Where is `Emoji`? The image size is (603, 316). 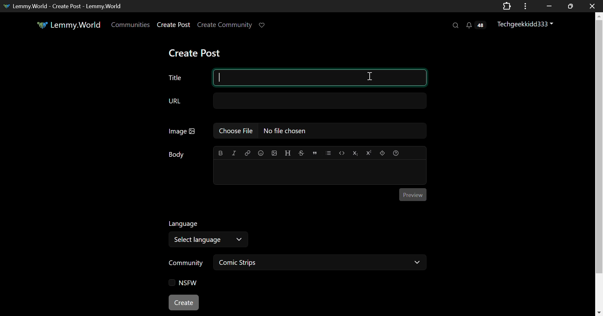
Emoji is located at coordinates (261, 153).